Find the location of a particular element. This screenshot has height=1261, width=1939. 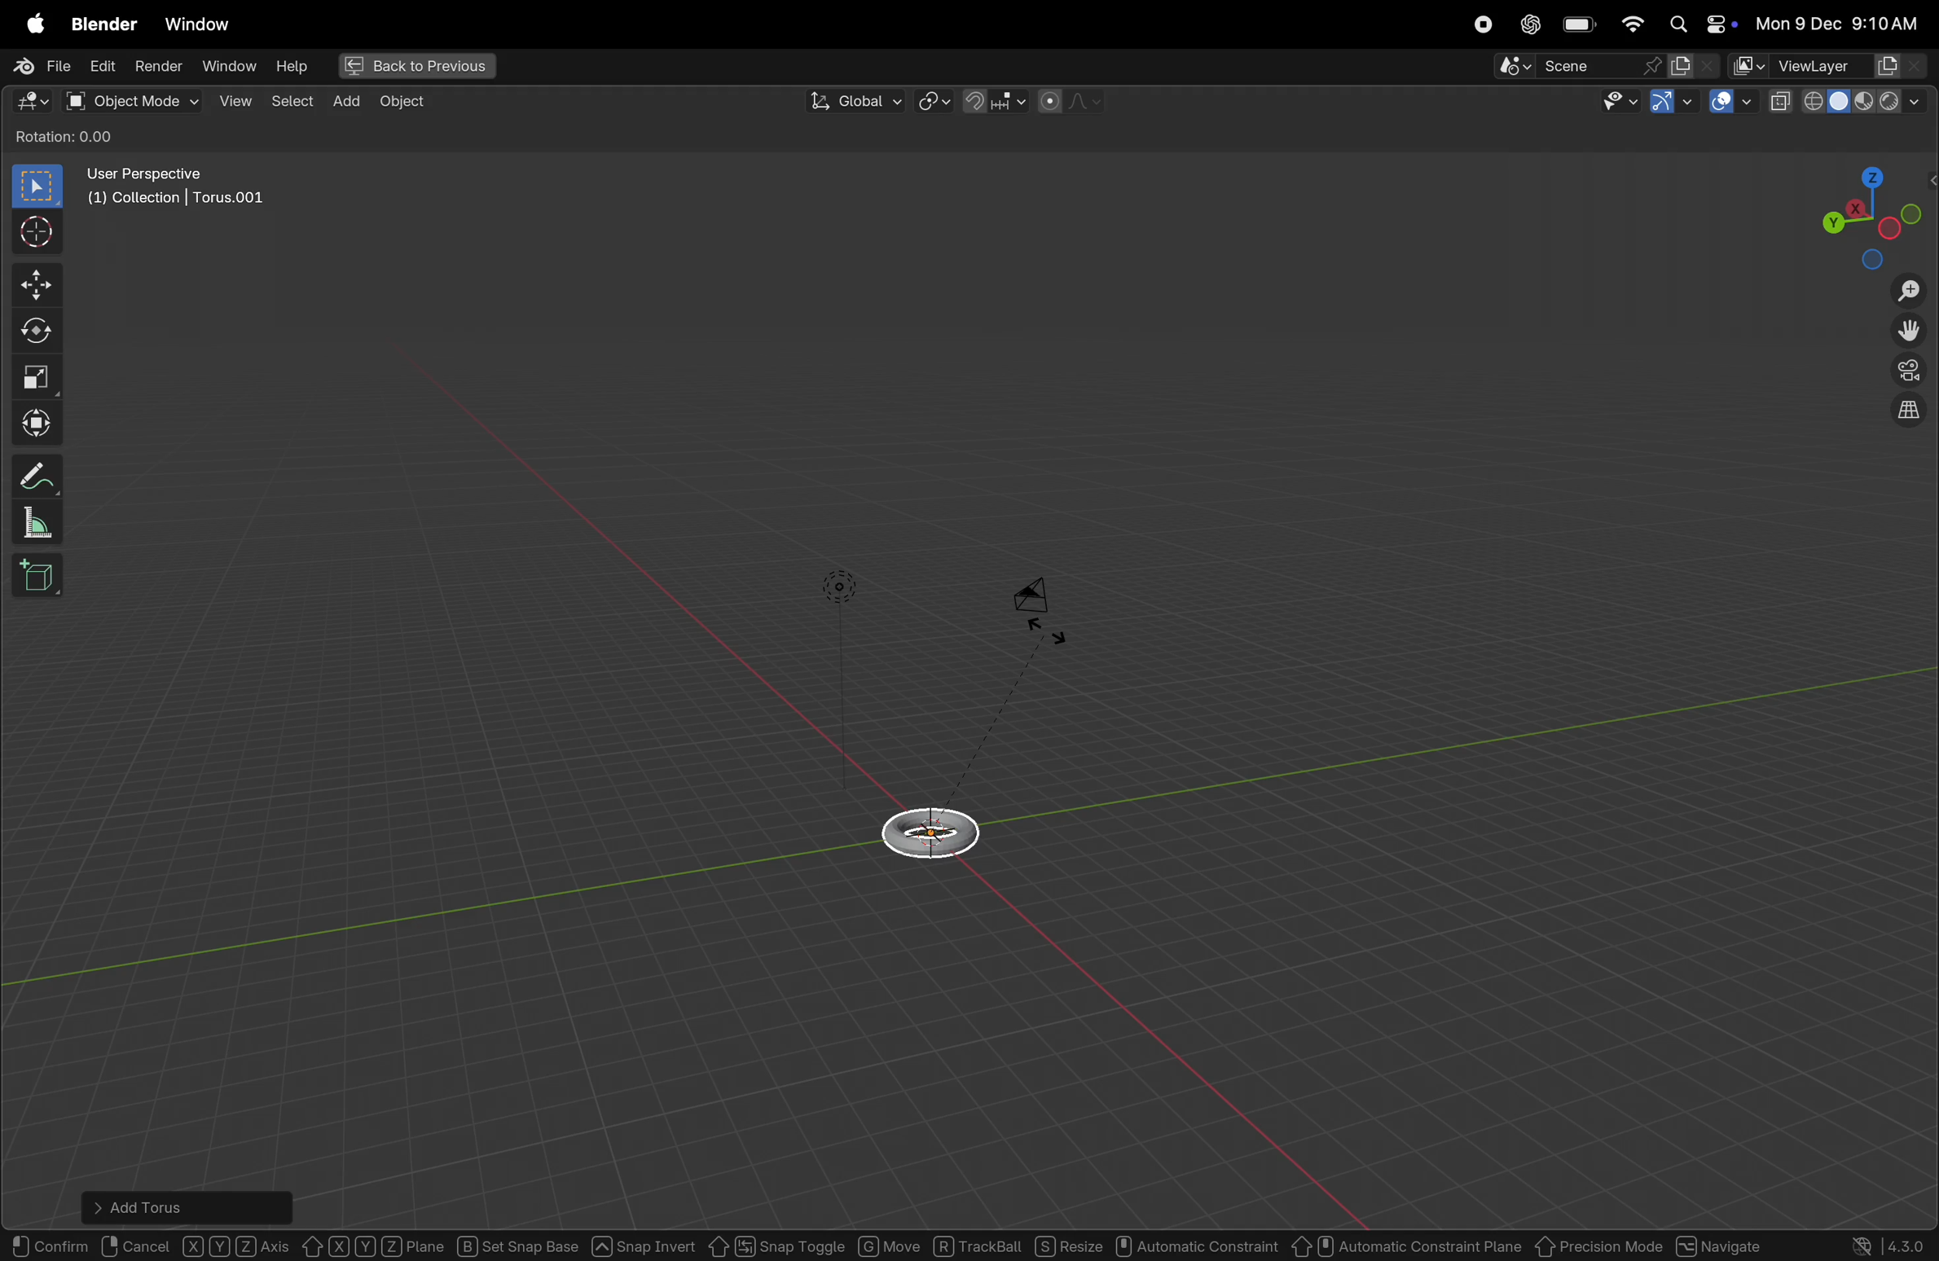

versions is located at coordinates (1890, 1244).